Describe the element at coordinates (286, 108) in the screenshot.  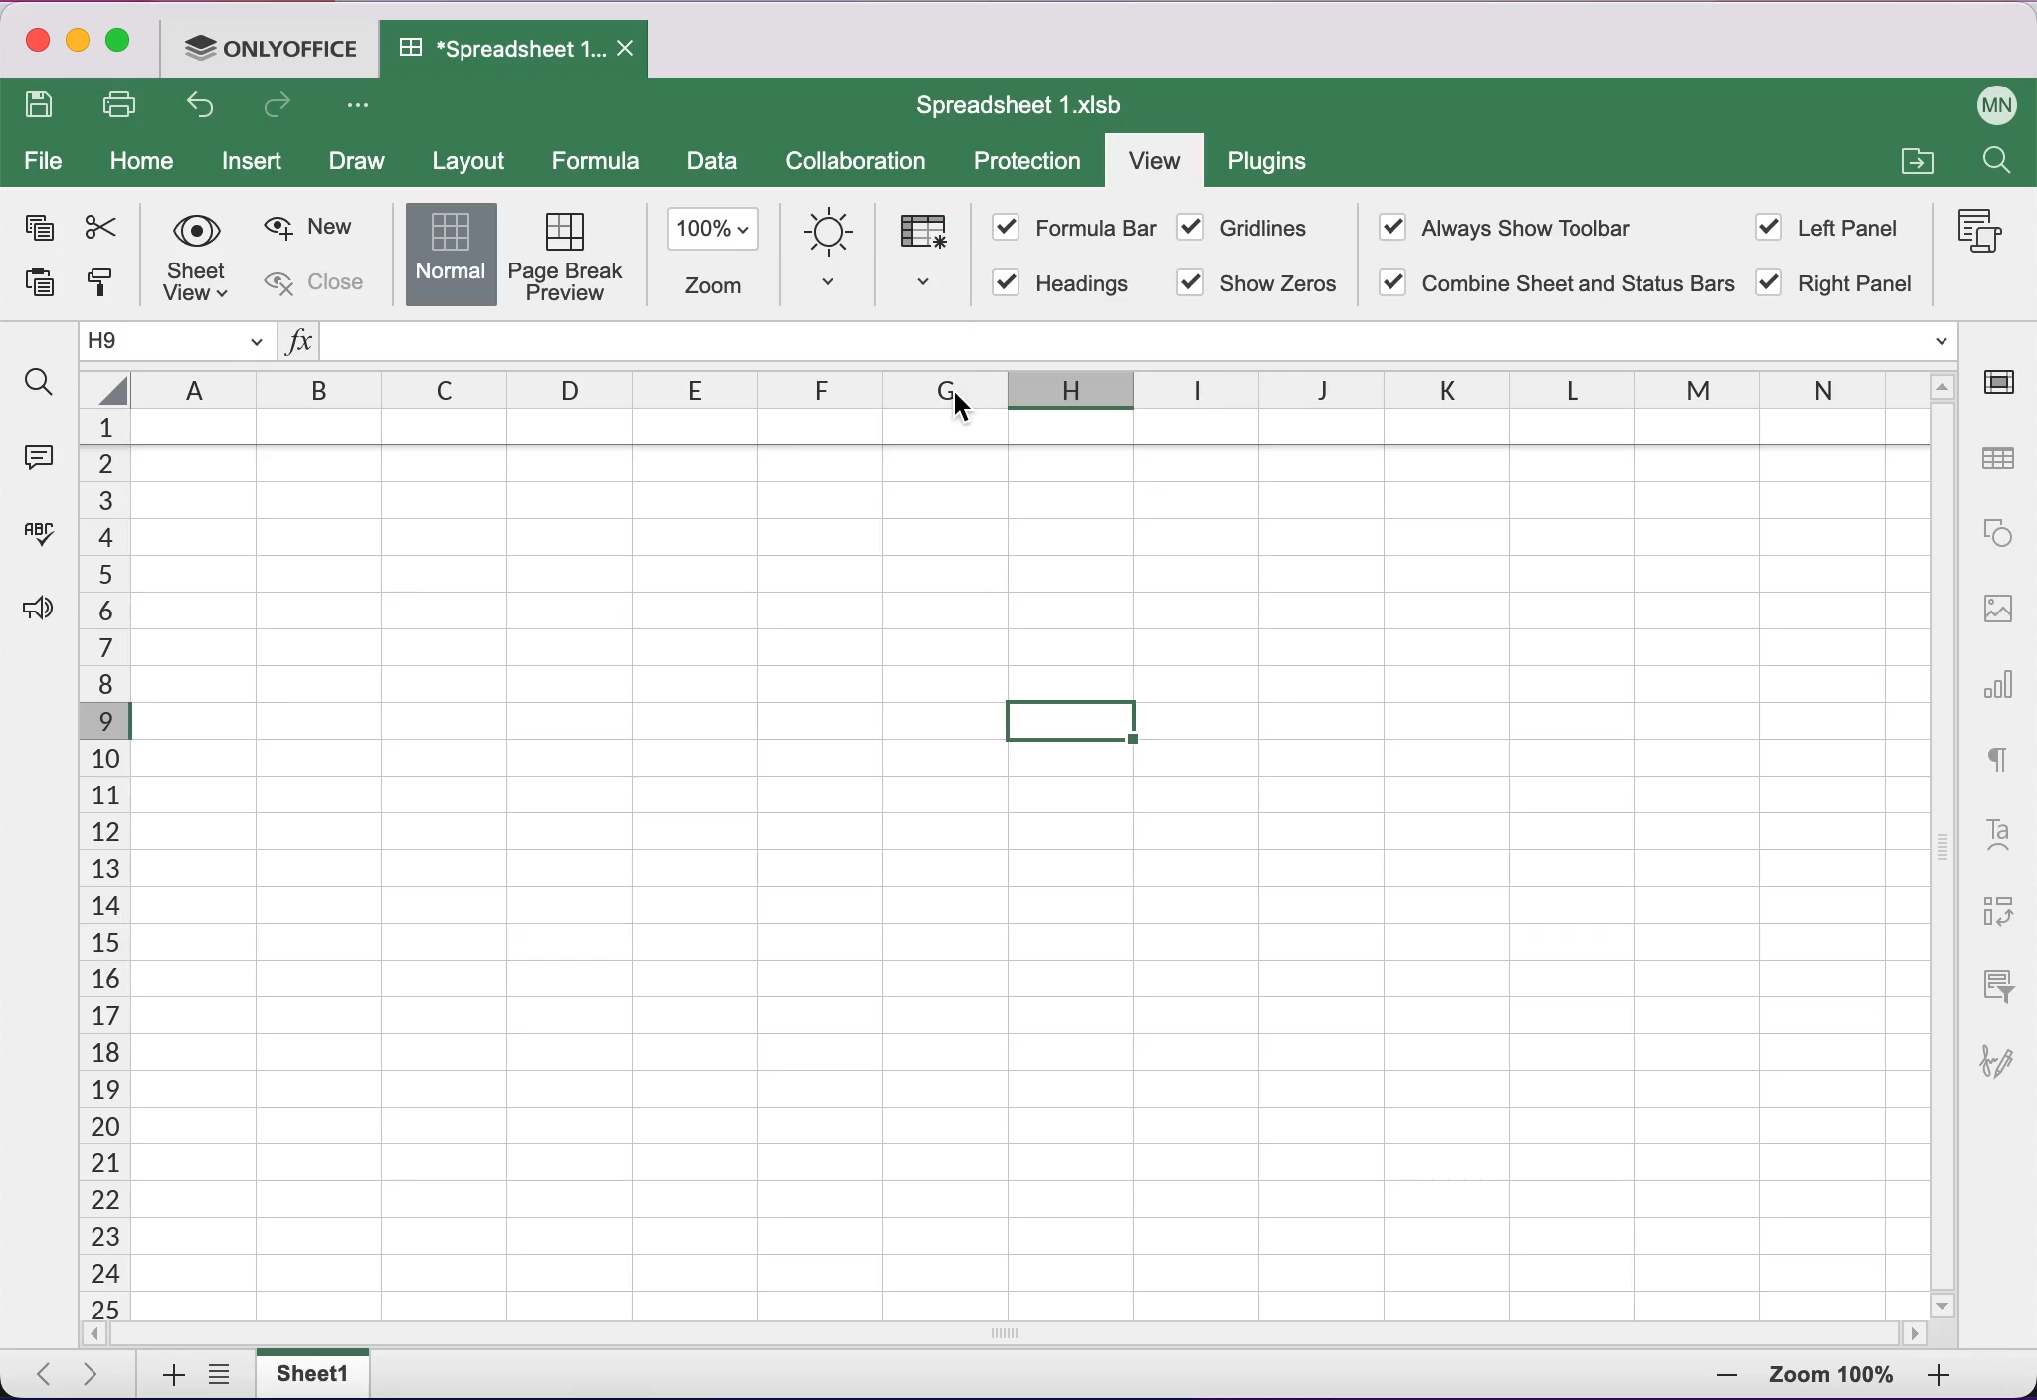
I see `redo` at that location.